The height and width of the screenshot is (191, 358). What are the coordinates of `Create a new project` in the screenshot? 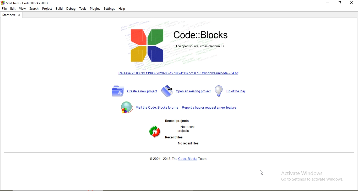 It's located at (134, 91).